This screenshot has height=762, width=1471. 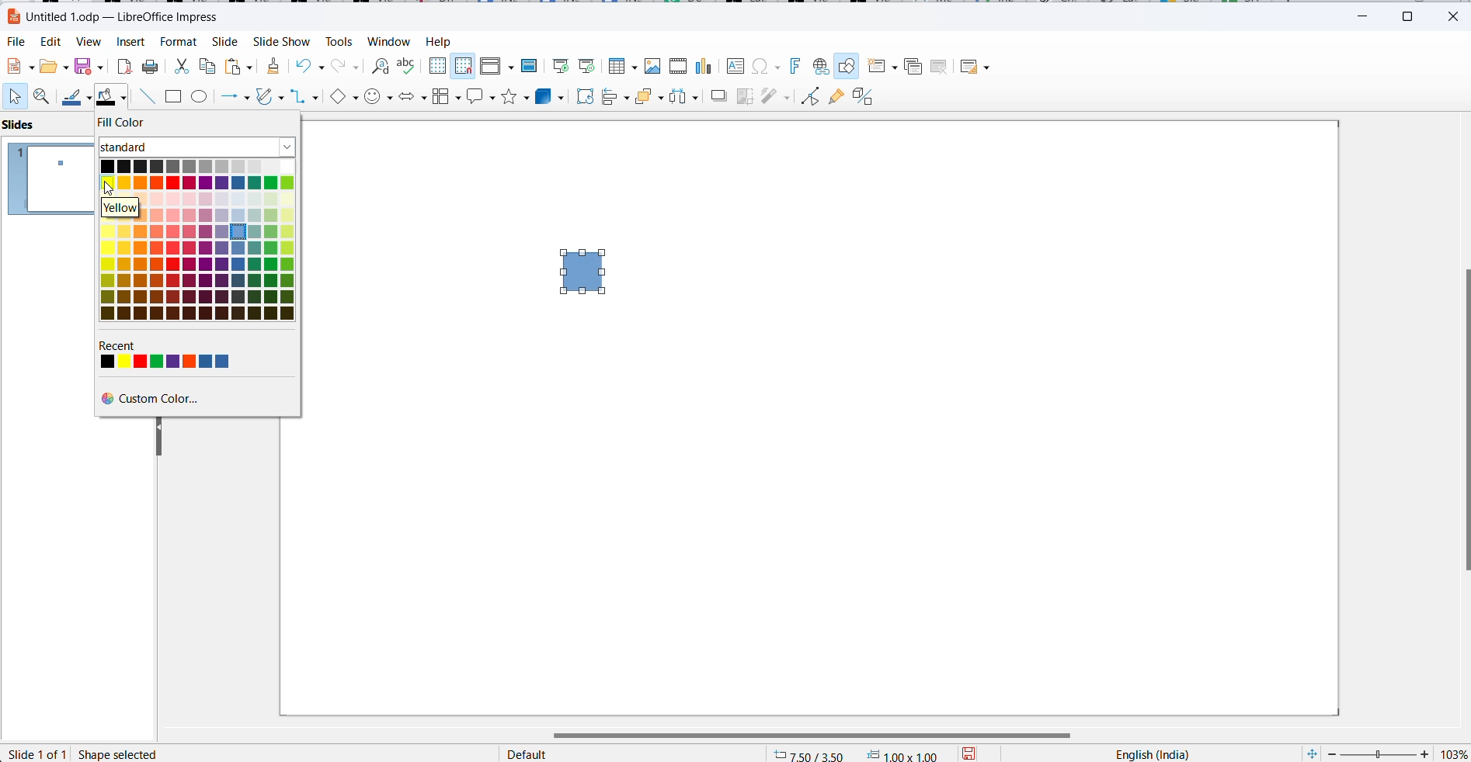 I want to click on Insert audio video, so click(x=680, y=67).